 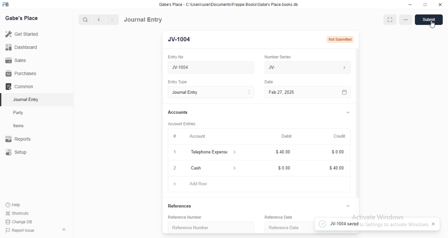 What do you see at coordinates (24, 99) in the screenshot?
I see `Journal Entry` at bounding box center [24, 99].